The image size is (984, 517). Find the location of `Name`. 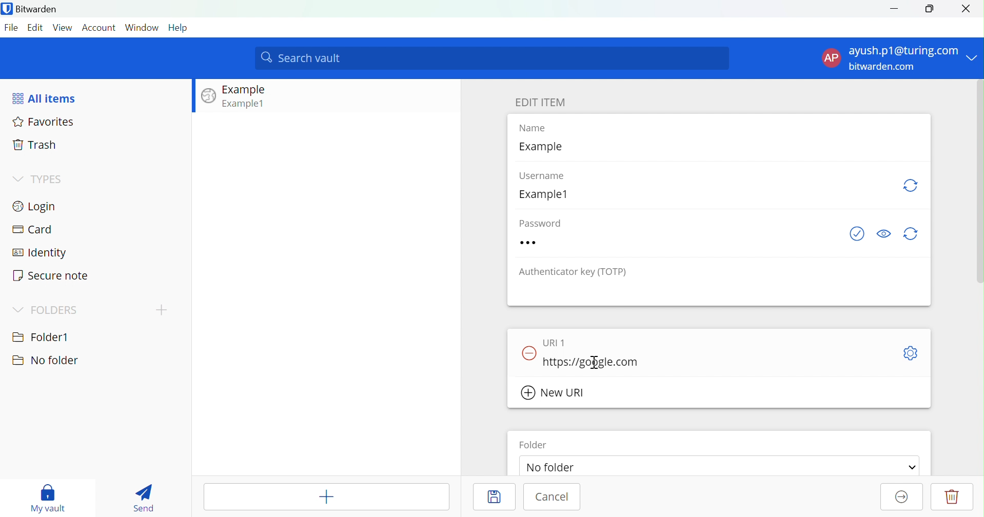

Name is located at coordinates (540, 129).